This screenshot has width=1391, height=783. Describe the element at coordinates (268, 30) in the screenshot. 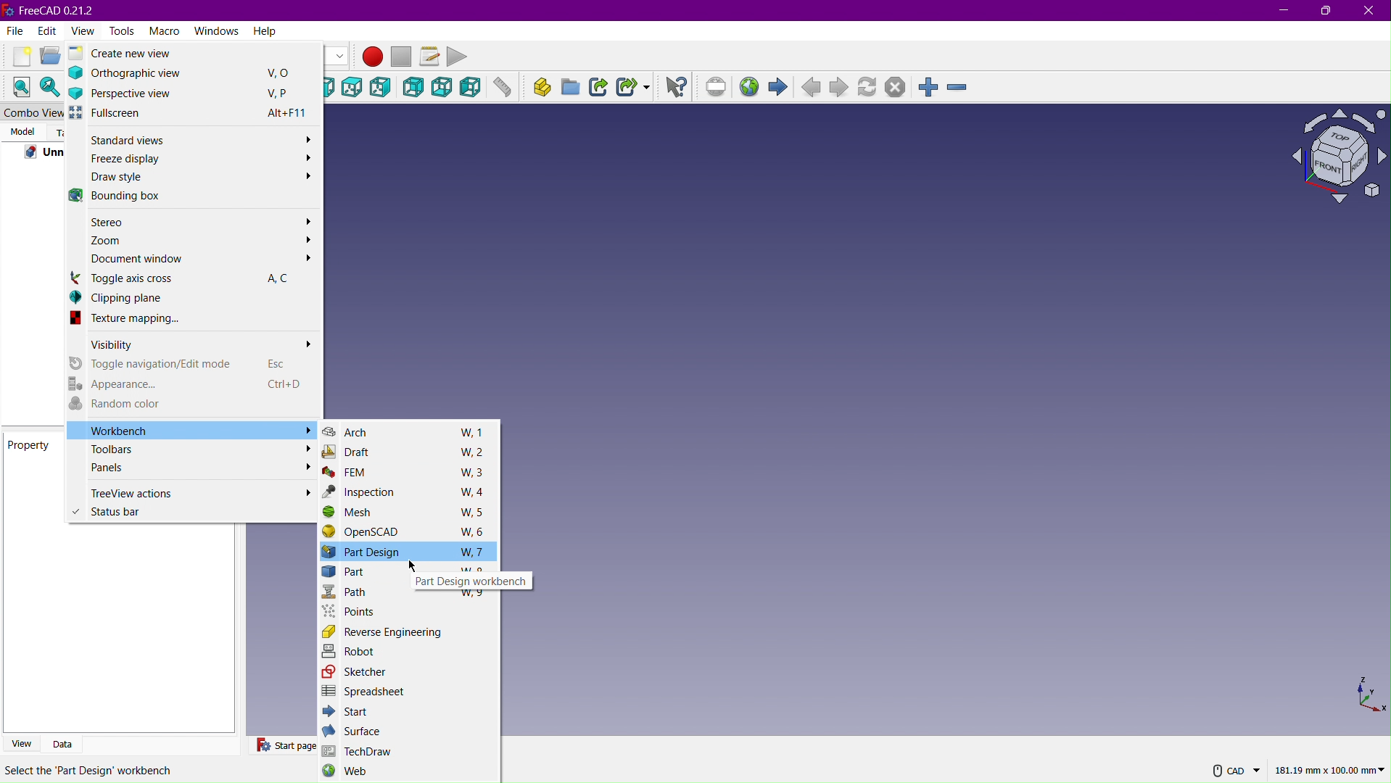

I see `Help` at that location.